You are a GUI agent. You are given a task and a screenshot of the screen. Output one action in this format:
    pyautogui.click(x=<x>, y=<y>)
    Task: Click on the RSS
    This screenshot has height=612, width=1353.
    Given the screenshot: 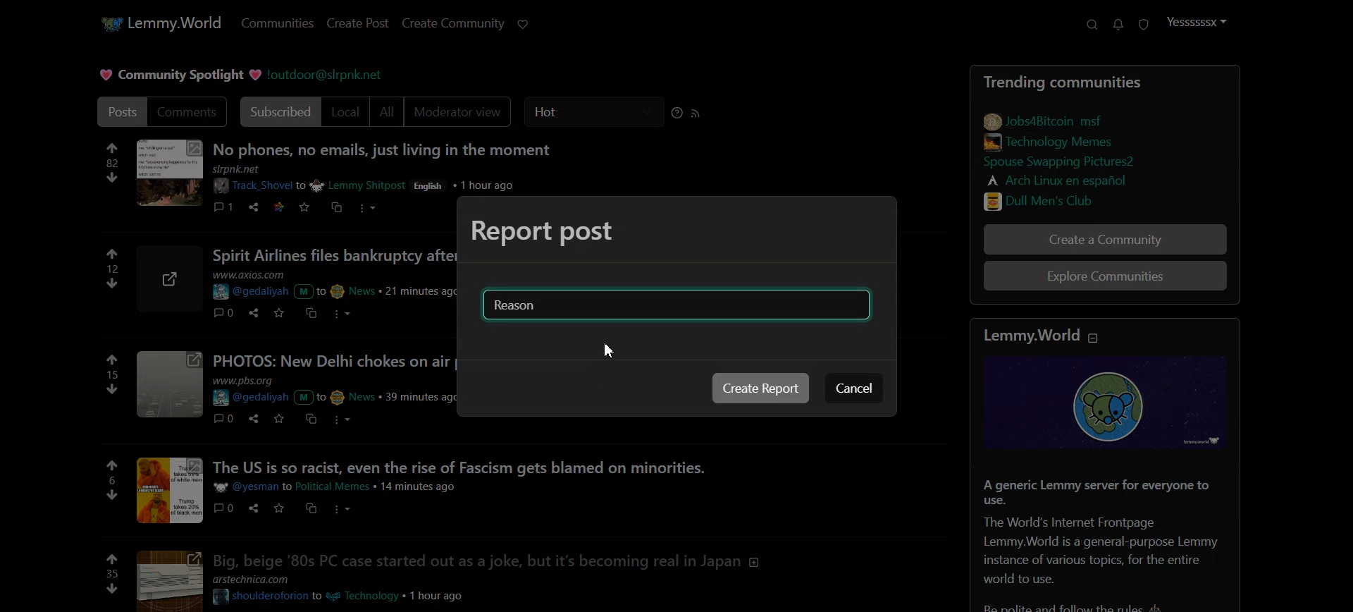 What is the action you would take?
    pyautogui.click(x=696, y=113)
    